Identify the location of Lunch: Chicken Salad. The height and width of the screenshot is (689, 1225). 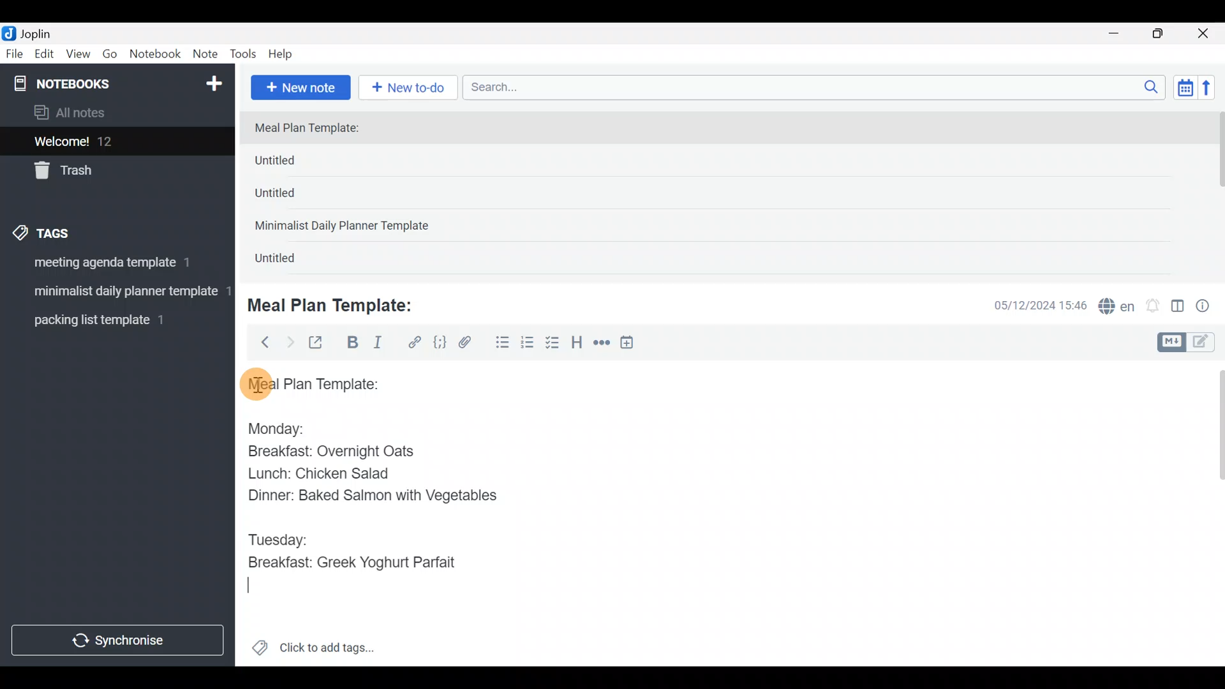
(317, 473).